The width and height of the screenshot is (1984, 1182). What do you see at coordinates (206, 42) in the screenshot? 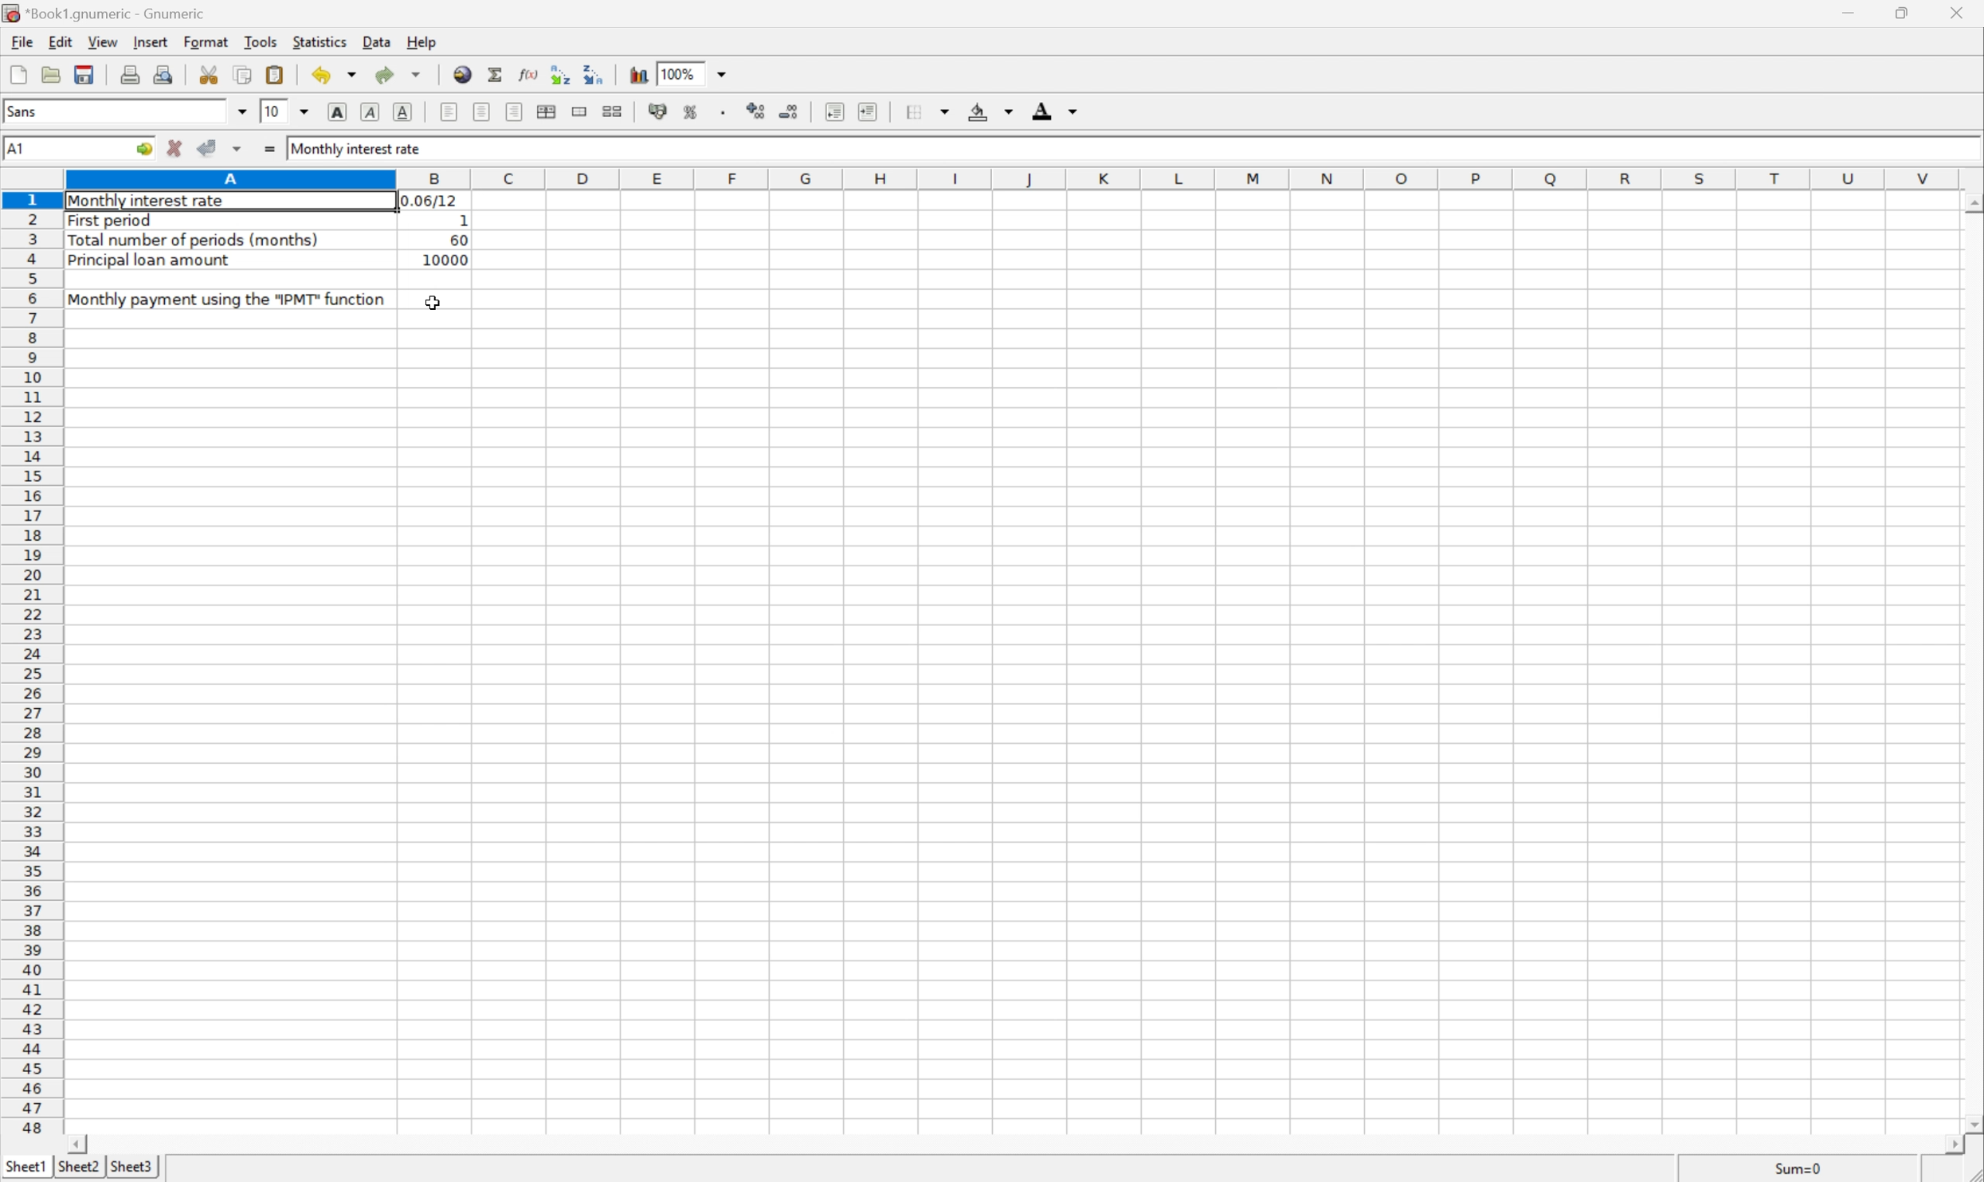
I see `Format` at bounding box center [206, 42].